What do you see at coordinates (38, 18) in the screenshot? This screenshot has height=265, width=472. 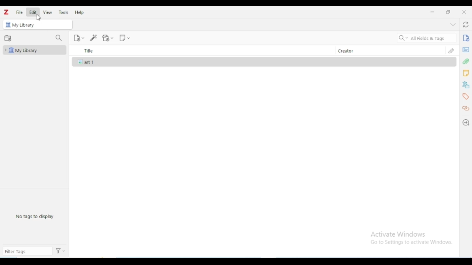 I see `cursor` at bounding box center [38, 18].